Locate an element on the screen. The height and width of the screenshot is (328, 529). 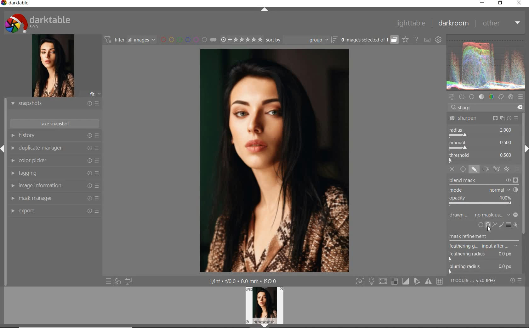
tagging is located at coordinates (54, 173).